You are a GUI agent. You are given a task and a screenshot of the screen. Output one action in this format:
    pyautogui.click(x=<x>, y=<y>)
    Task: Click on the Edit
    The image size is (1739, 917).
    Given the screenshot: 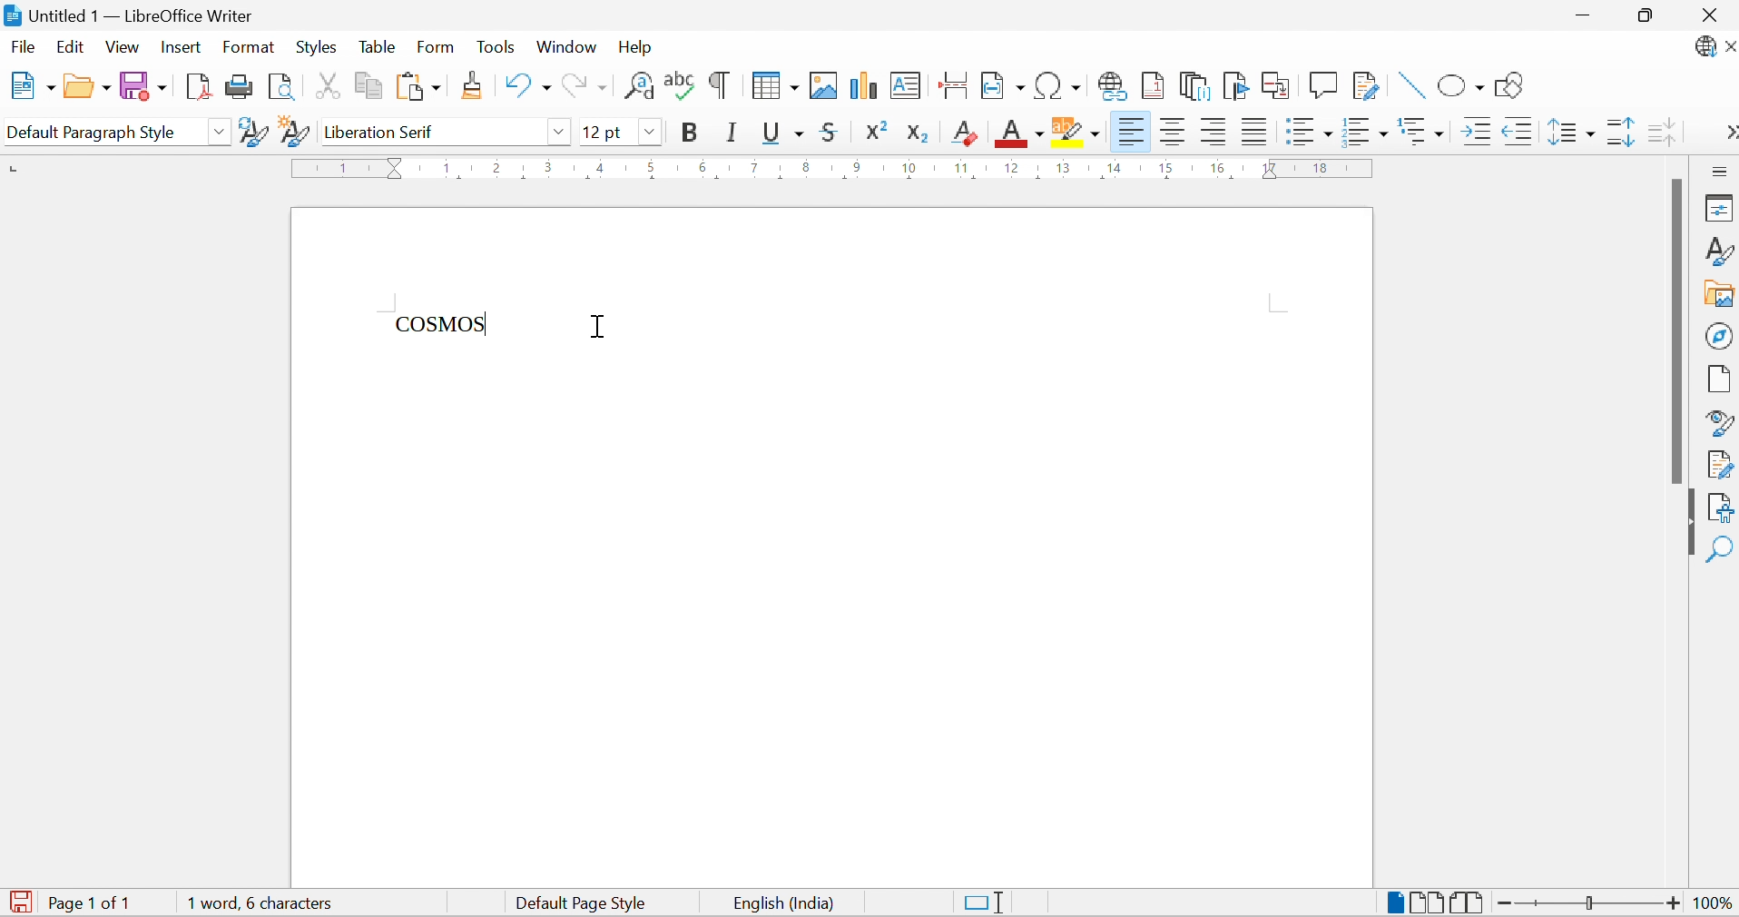 What is the action you would take?
    pyautogui.click(x=71, y=46)
    